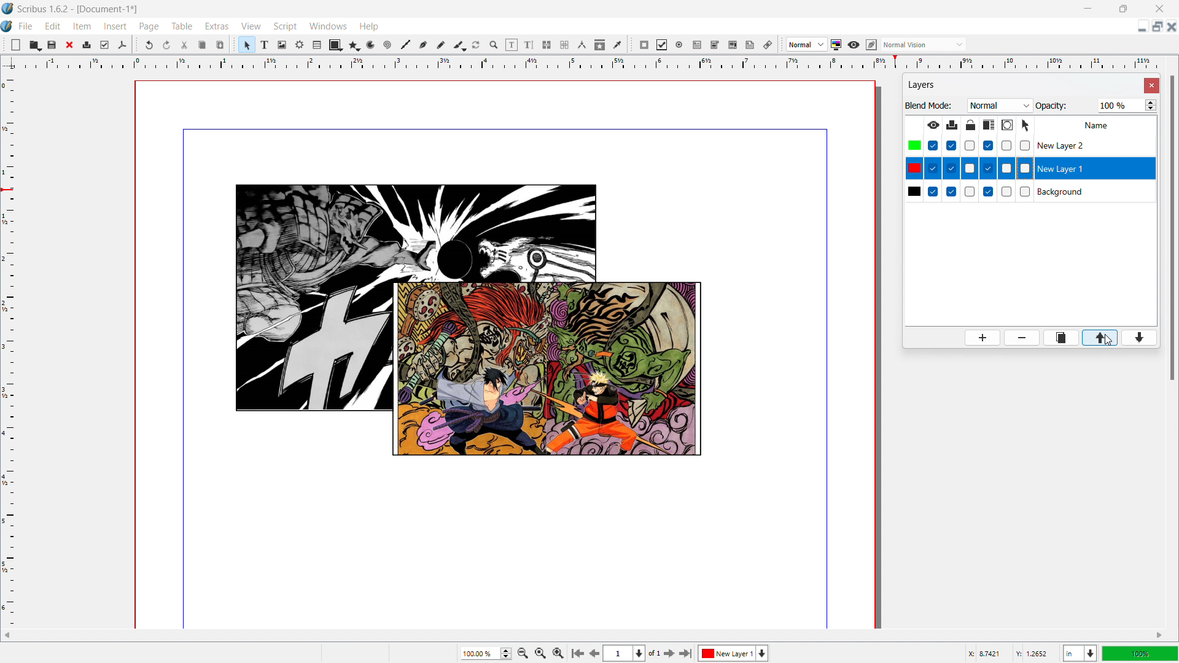 Image resolution: width=1179 pixels, height=663 pixels. What do you see at coordinates (54, 26) in the screenshot?
I see `edit` at bounding box center [54, 26].